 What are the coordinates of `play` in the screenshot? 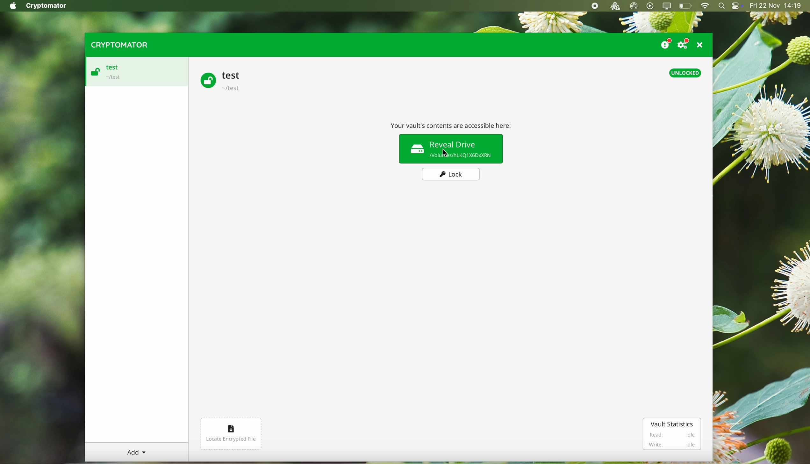 It's located at (650, 6).